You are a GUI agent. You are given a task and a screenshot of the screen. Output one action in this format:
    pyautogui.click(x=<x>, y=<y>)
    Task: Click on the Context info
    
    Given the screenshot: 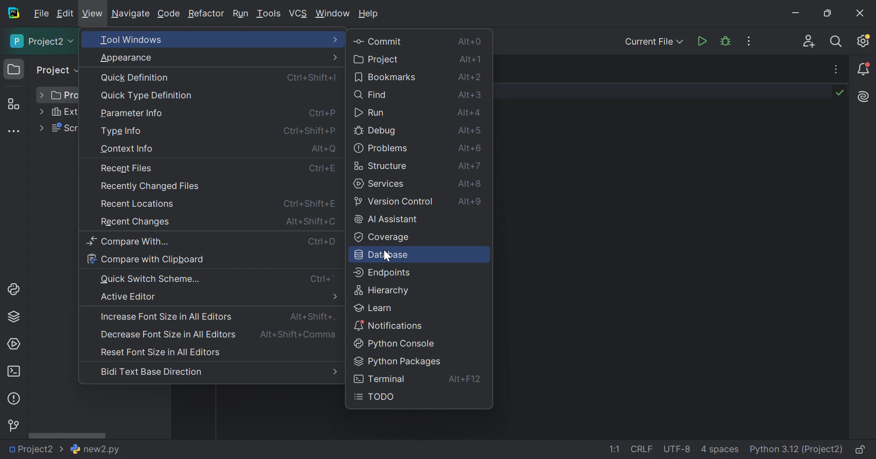 What is the action you would take?
    pyautogui.click(x=126, y=149)
    